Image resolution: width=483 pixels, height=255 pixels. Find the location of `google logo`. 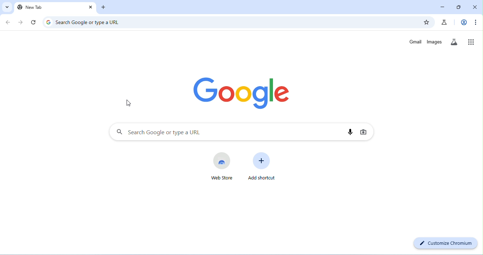

google logo is located at coordinates (238, 90).